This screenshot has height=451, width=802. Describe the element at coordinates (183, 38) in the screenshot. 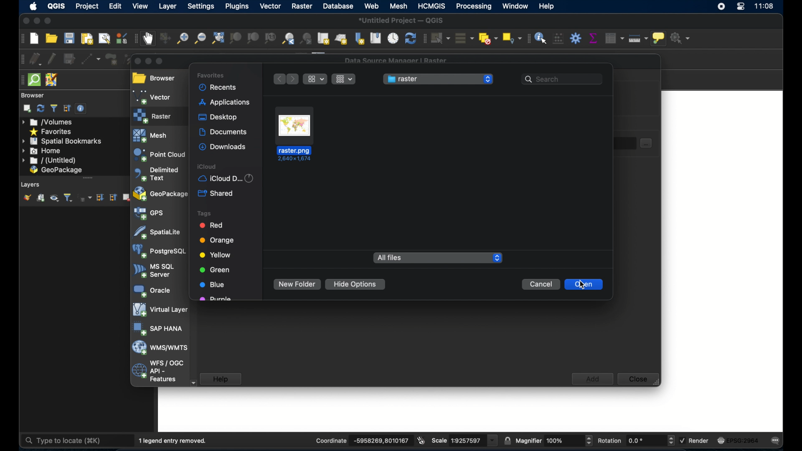

I see `zoom in` at that location.